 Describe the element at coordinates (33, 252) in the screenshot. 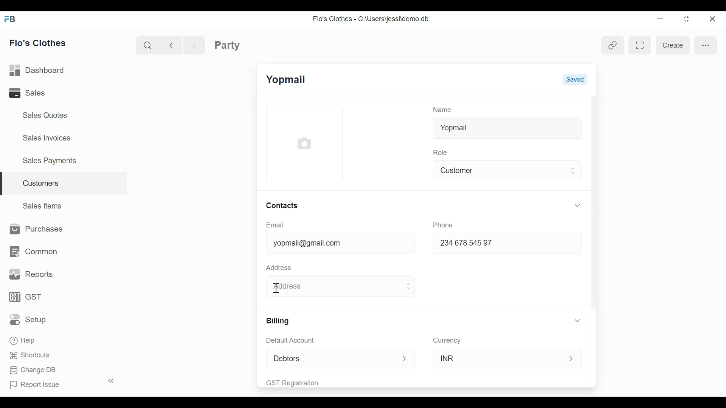

I see `Common` at that location.